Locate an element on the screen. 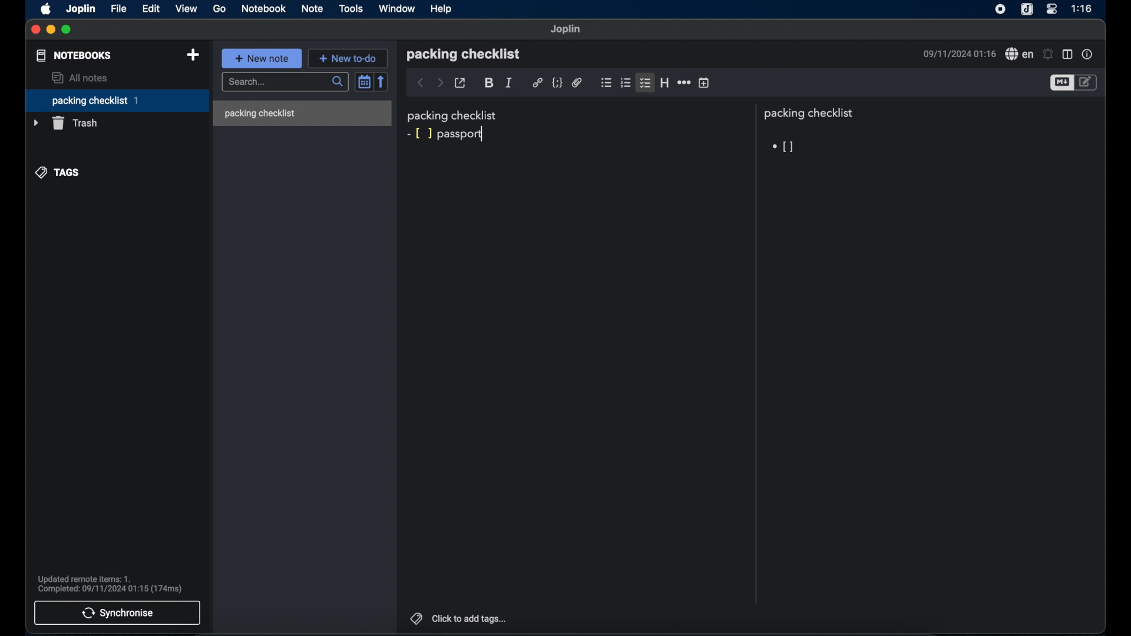 Image resolution: width=1131 pixels, height=636 pixels. all notes is located at coordinates (81, 78).